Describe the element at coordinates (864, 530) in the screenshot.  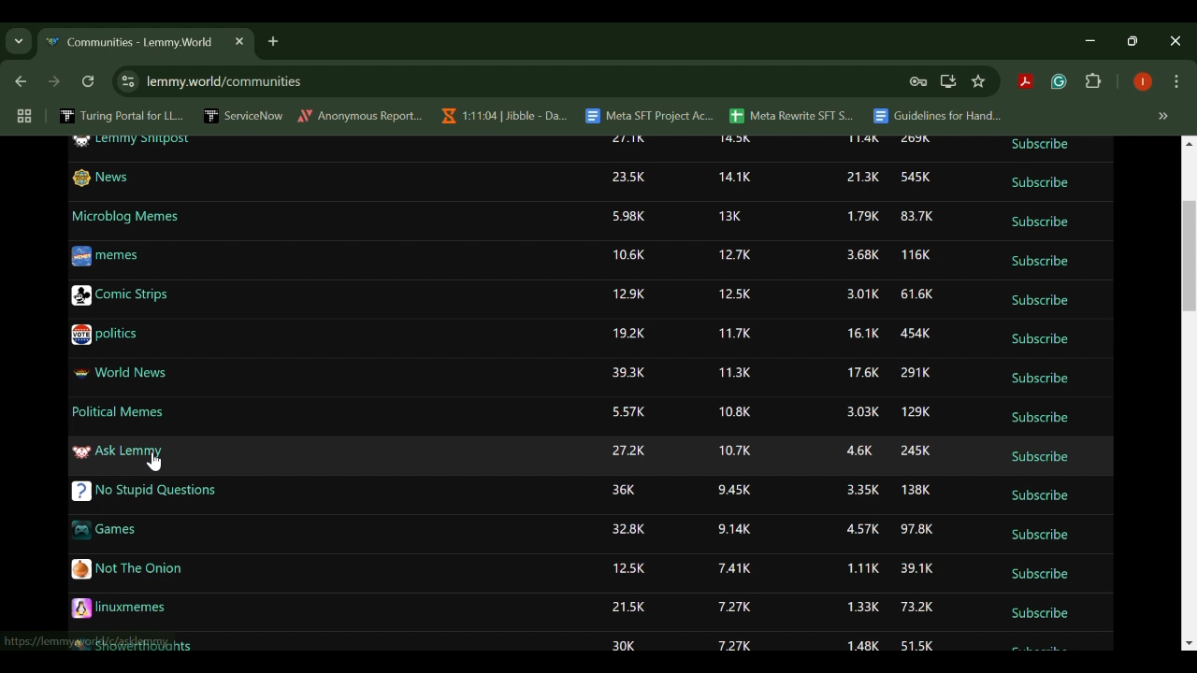
I see `4.57K` at that location.